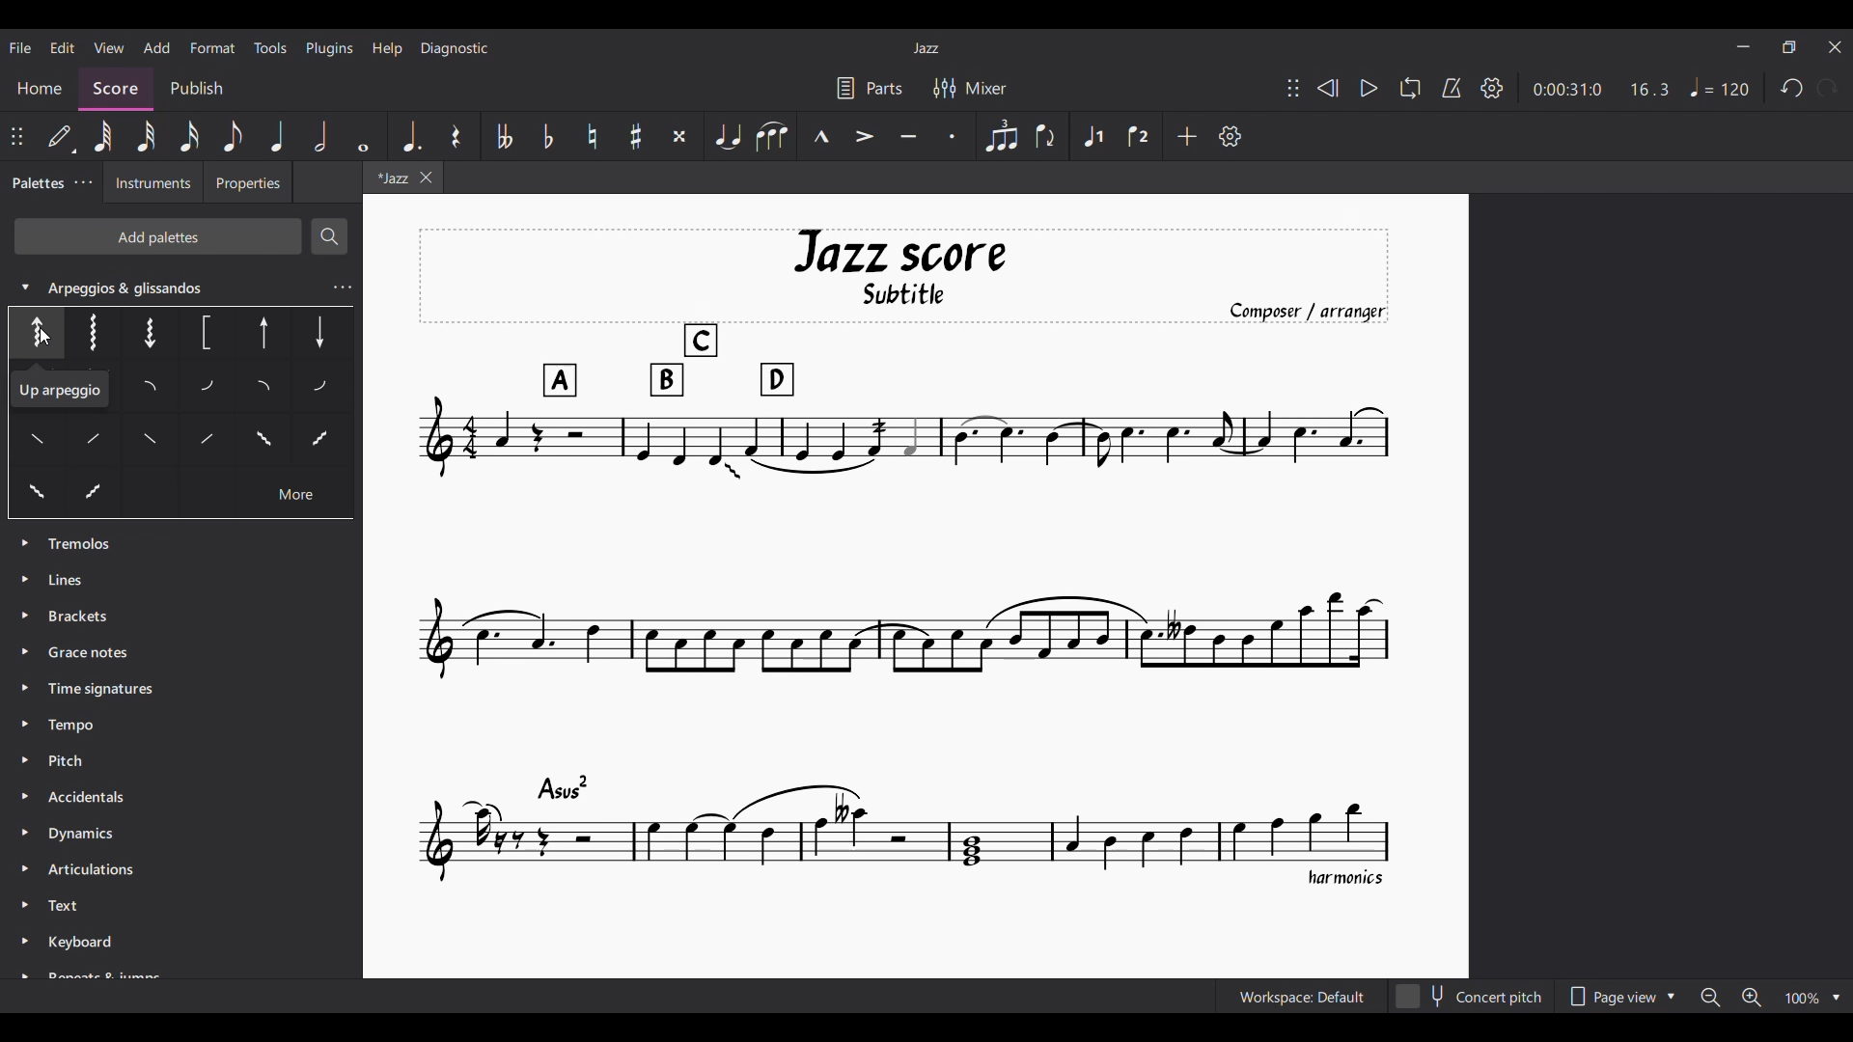  What do you see at coordinates (454, 48) in the screenshot?
I see `Diagnostic menu` at bounding box center [454, 48].